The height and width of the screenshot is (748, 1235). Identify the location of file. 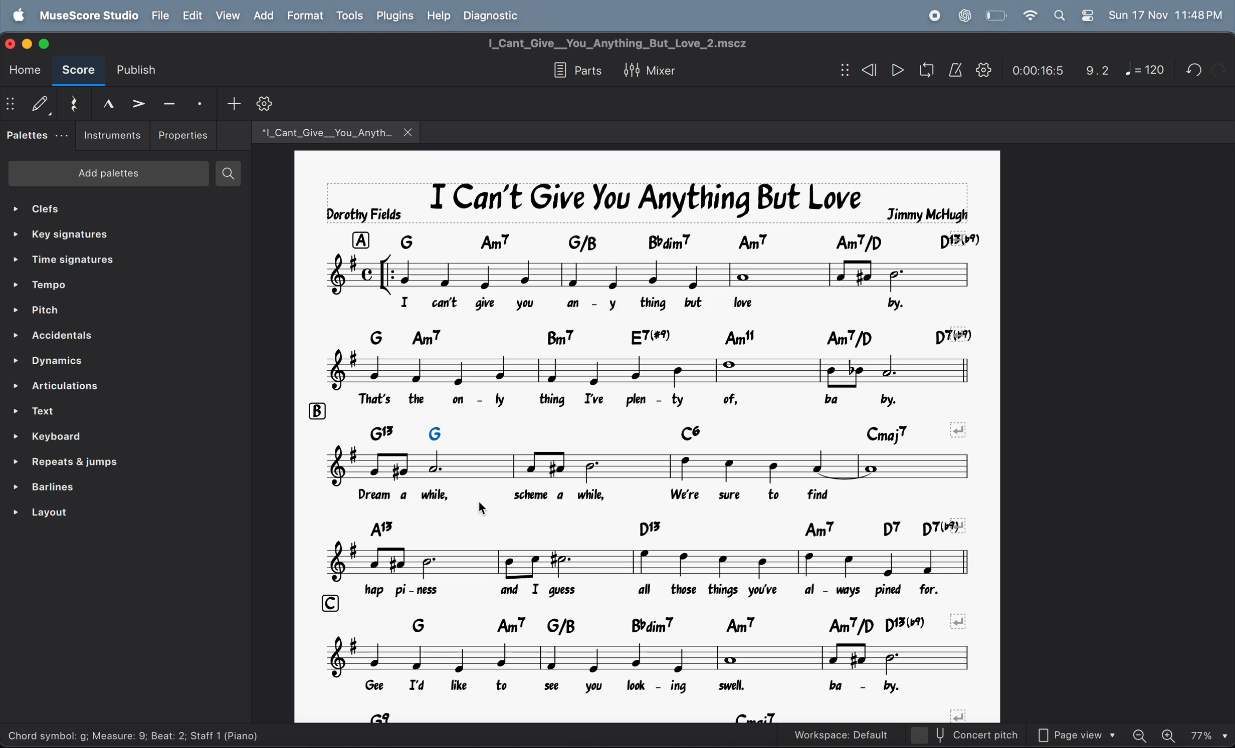
(161, 16).